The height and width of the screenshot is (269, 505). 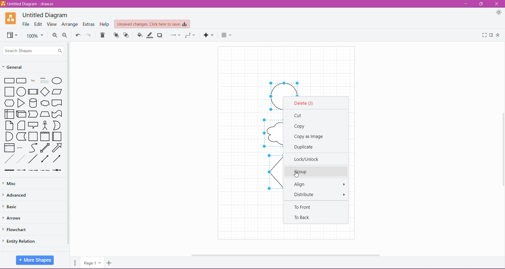 What do you see at coordinates (52, 24) in the screenshot?
I see `View` at bounding box center [52, 24].